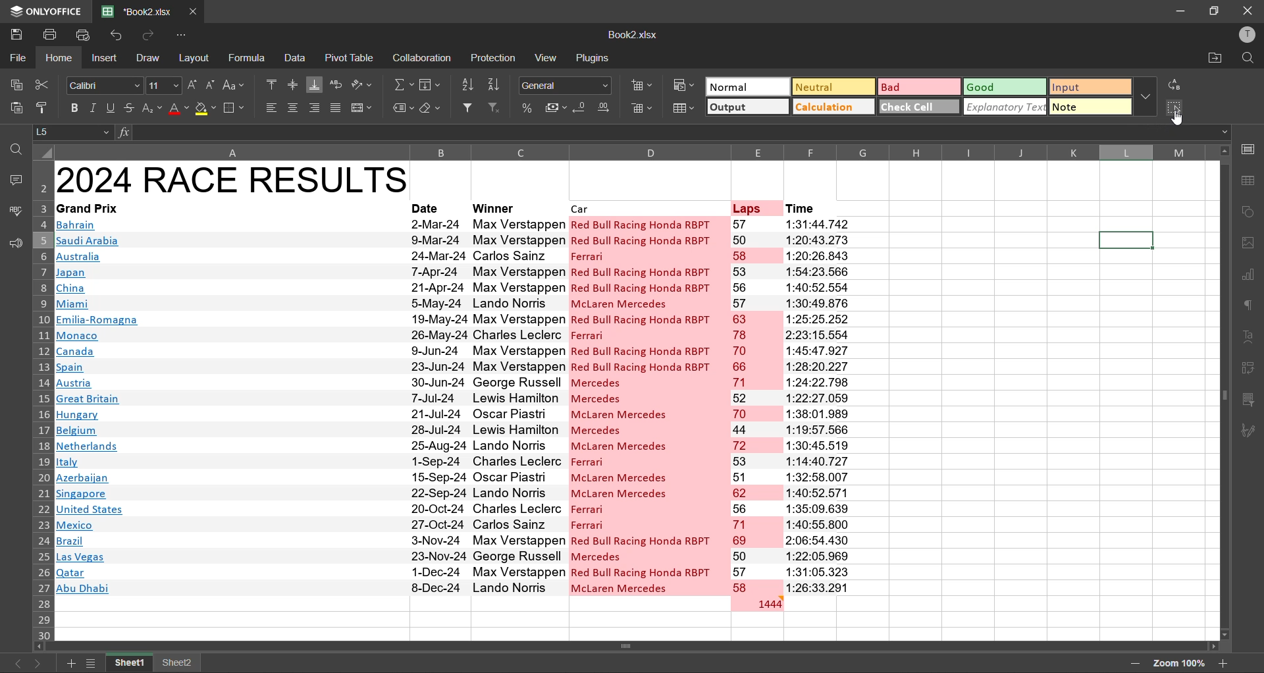  I want to click on accounting, so click(556, 109).